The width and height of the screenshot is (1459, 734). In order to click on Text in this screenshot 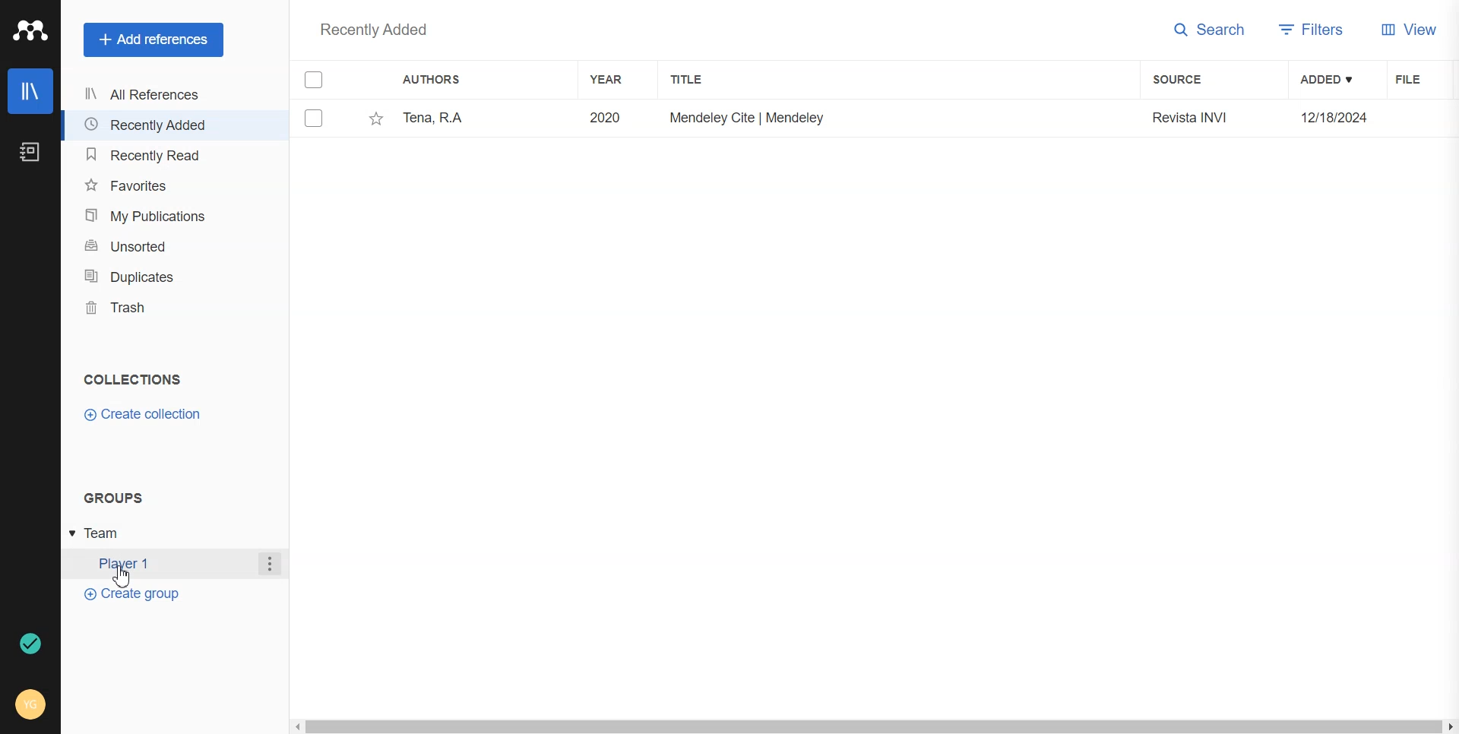, I will do `click(133, 379)`.